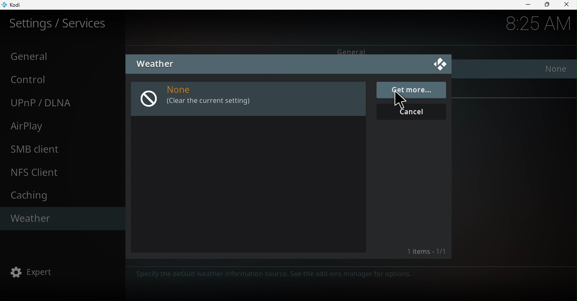 This screenshot has height=301, width=577. I want to click on Expert, so click(61, 271).